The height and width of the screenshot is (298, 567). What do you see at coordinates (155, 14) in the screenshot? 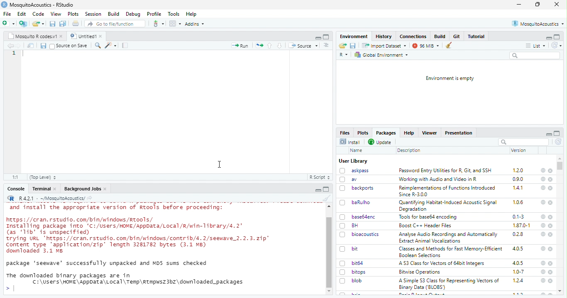
I see `Profile` at bounding box center [155, 14].